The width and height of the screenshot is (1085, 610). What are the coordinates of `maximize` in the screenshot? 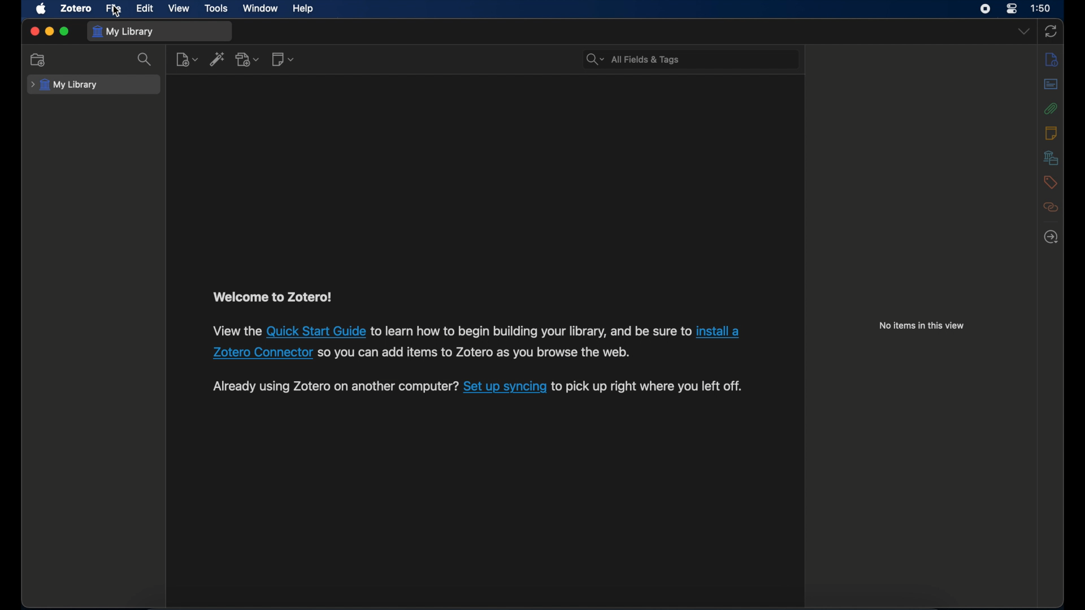 It's located at (64, 32).